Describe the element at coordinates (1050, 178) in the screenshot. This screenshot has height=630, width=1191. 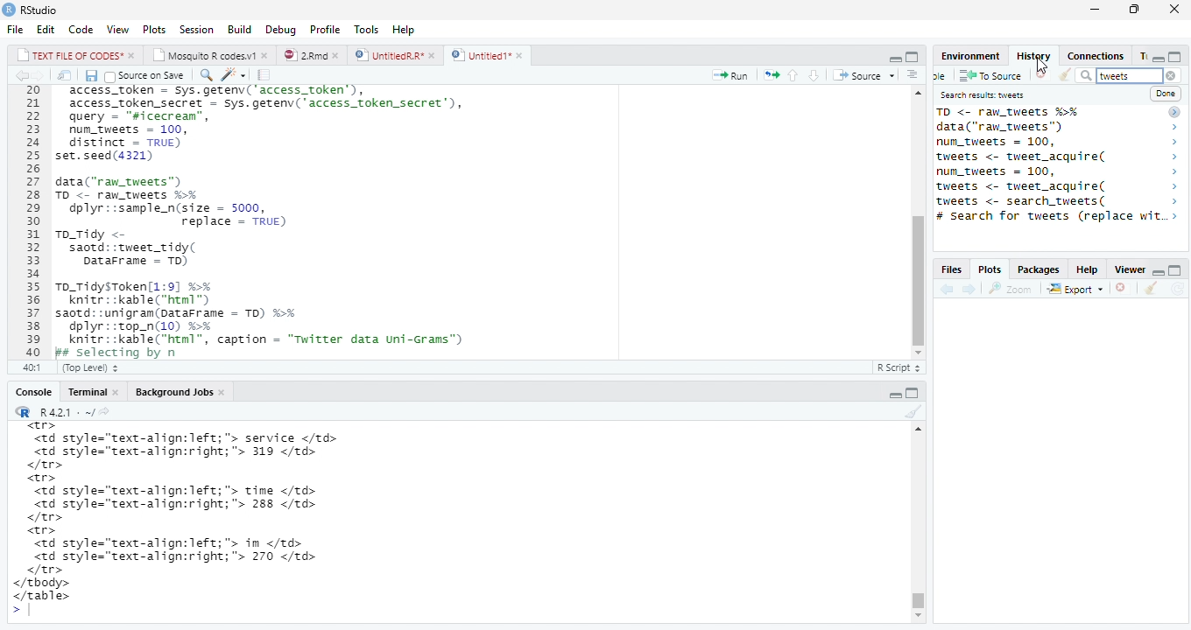
I see `saotd: :tweet_tidy( 2
TO <- raw_tweets %% >
data("ran_tweets") >
num_tweets = 100, >
tweets <- tweet_acquire( >
num_tweets = 100, >
tweets <- tweet_acquire( >
tweets <- search_tweets( >
# Search for tweets (replace w..>
14brarvirtweet) >` at that location.